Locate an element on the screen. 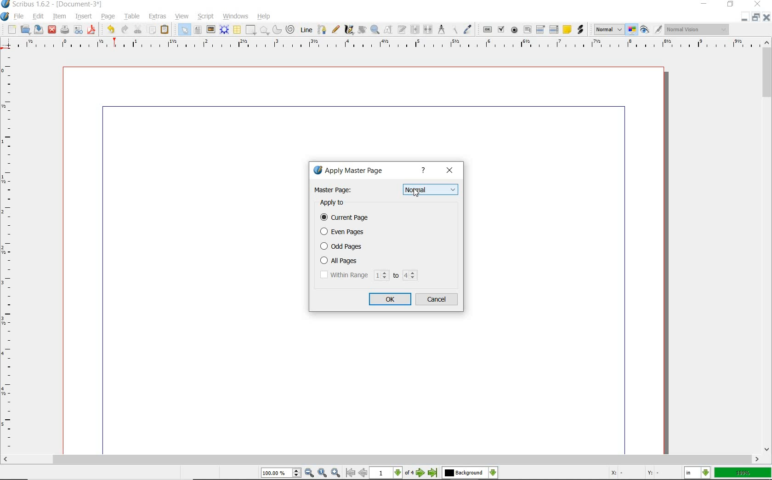  Cursor Coordinates is located at coordinates (645, 474).